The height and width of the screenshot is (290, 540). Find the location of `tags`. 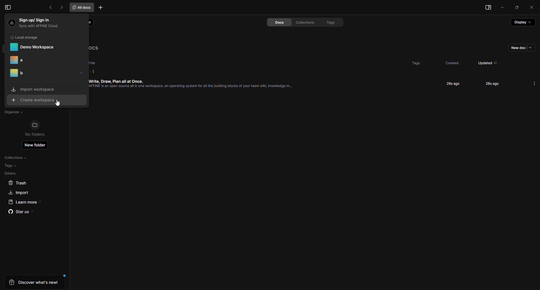

tags is located at coordinates (410, 61).